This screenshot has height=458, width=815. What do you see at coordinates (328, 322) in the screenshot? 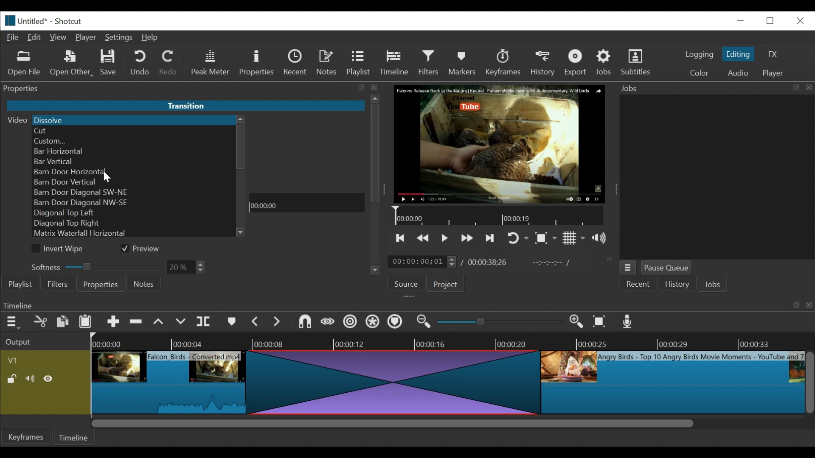
I see `scrub while dragging` at bounding box center [328, 322].